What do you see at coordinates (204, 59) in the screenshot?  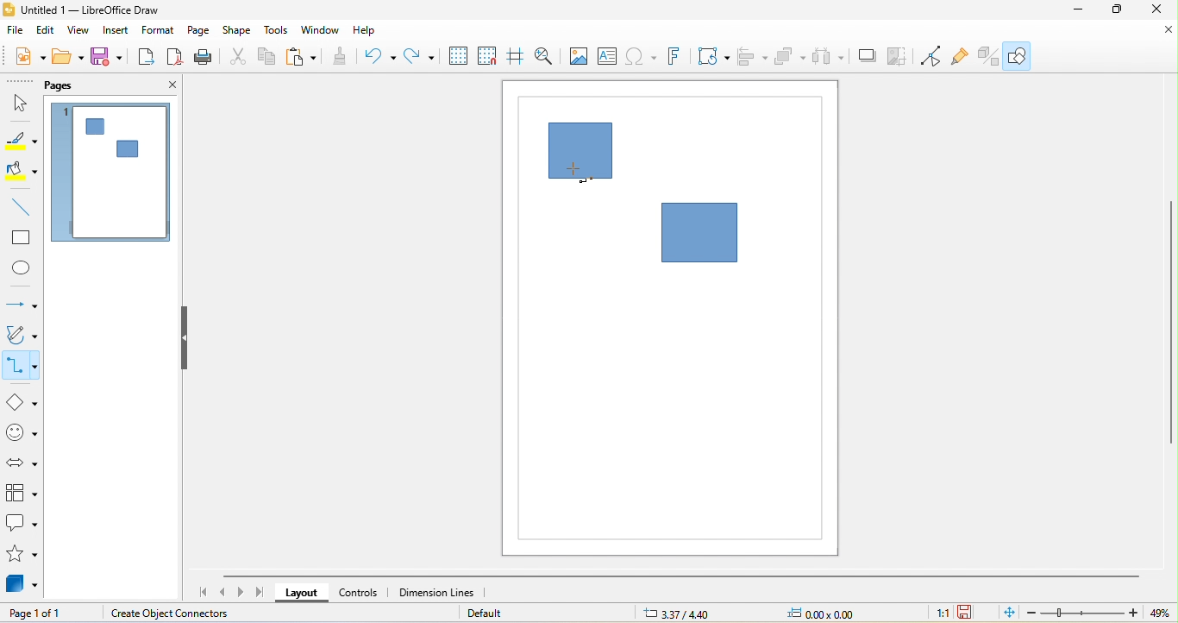 I see `print` at bounding box center [204, 59].